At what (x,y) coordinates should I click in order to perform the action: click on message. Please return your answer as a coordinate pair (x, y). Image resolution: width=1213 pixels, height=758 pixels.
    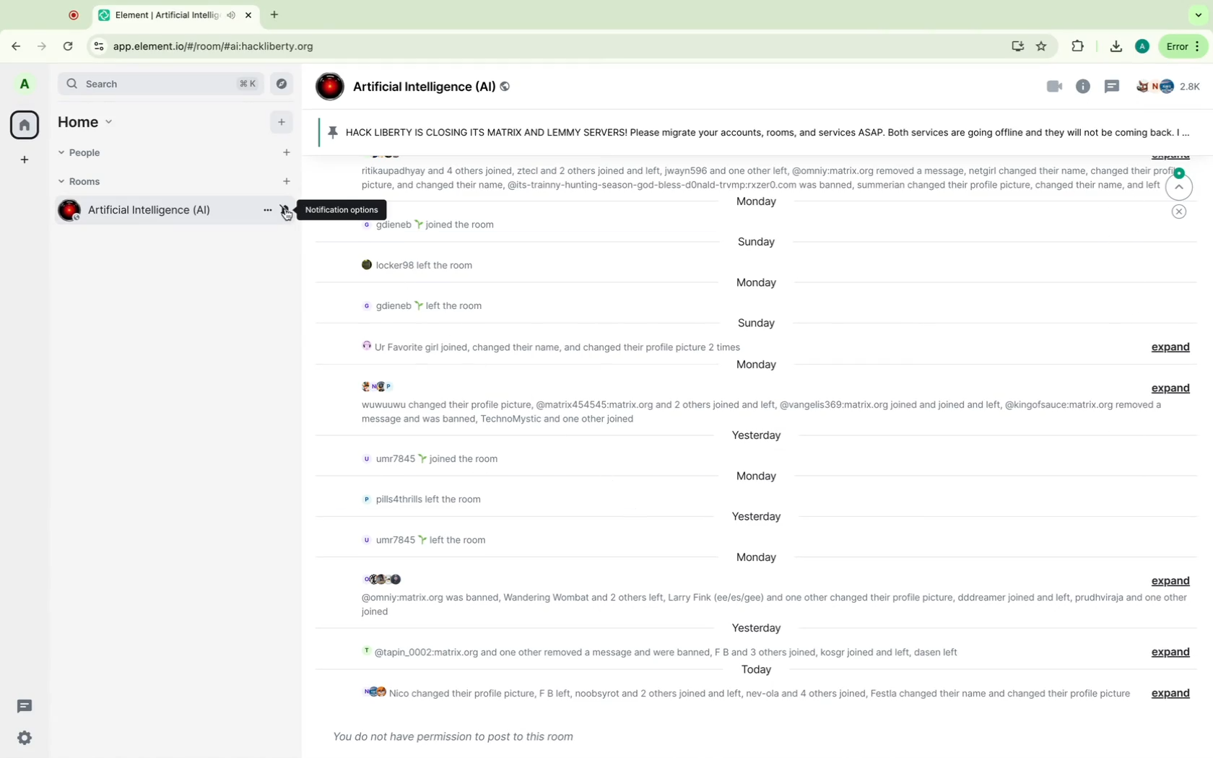
    Looking at the image, I should click on (660, 653).